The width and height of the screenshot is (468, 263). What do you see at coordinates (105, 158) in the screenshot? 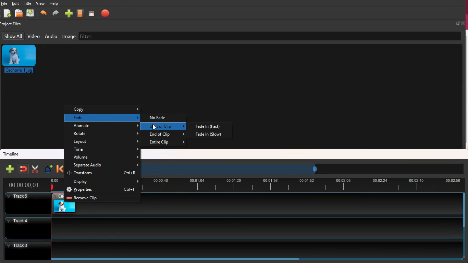
I see `volume` at bounding box center [105, 158].